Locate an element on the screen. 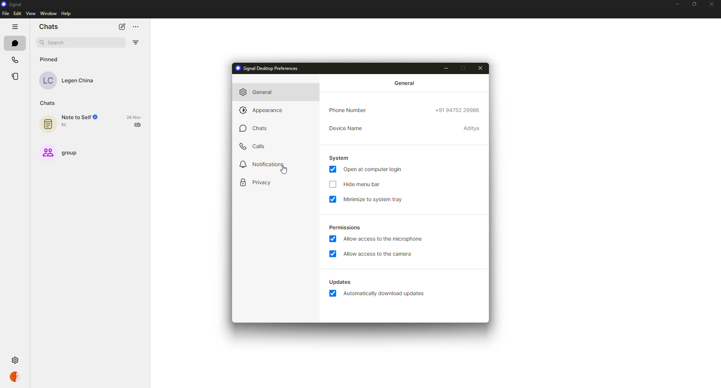 The image size is (721, 388). new chat is located at coordinates (122, 26).